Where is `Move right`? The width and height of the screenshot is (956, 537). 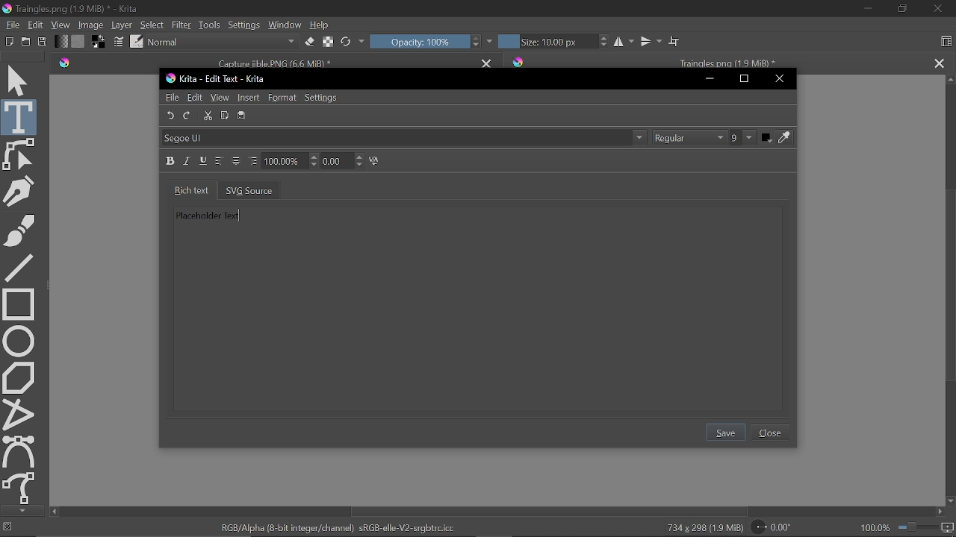 Move right is located at coordinates (942, 512).